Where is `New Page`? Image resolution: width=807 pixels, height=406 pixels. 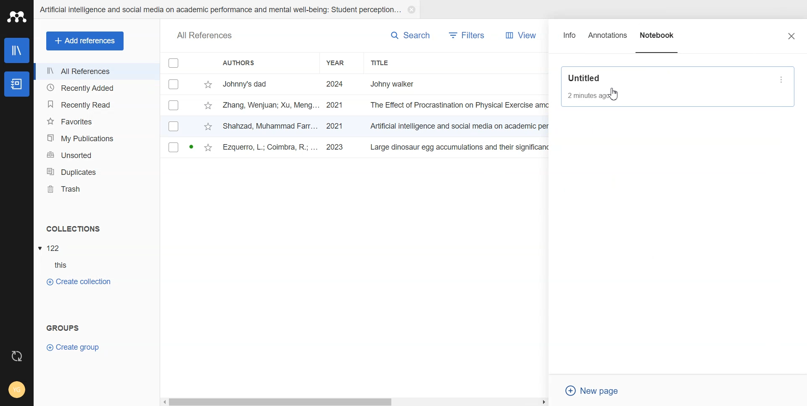 New Page is located at coordinates (596, 391).